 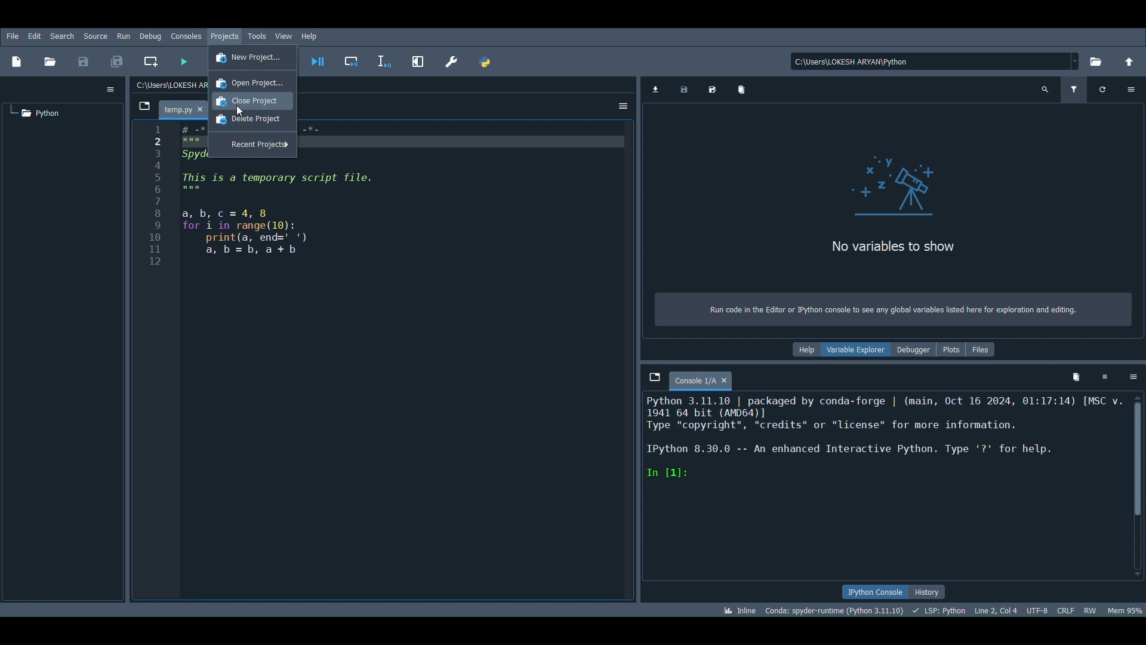 I want to click on Debug, so click(x=150, y=34).